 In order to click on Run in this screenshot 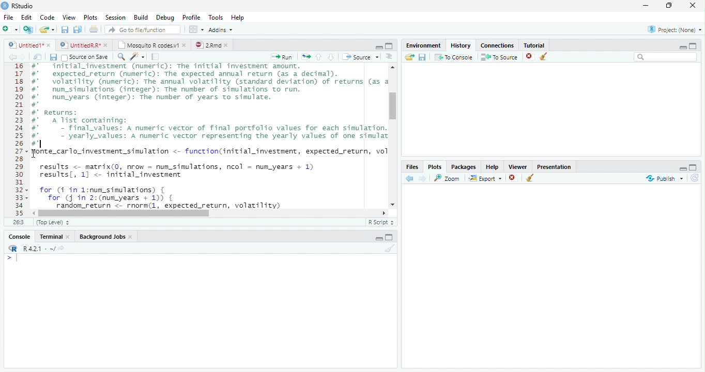, I will do `click(282, 57)`.